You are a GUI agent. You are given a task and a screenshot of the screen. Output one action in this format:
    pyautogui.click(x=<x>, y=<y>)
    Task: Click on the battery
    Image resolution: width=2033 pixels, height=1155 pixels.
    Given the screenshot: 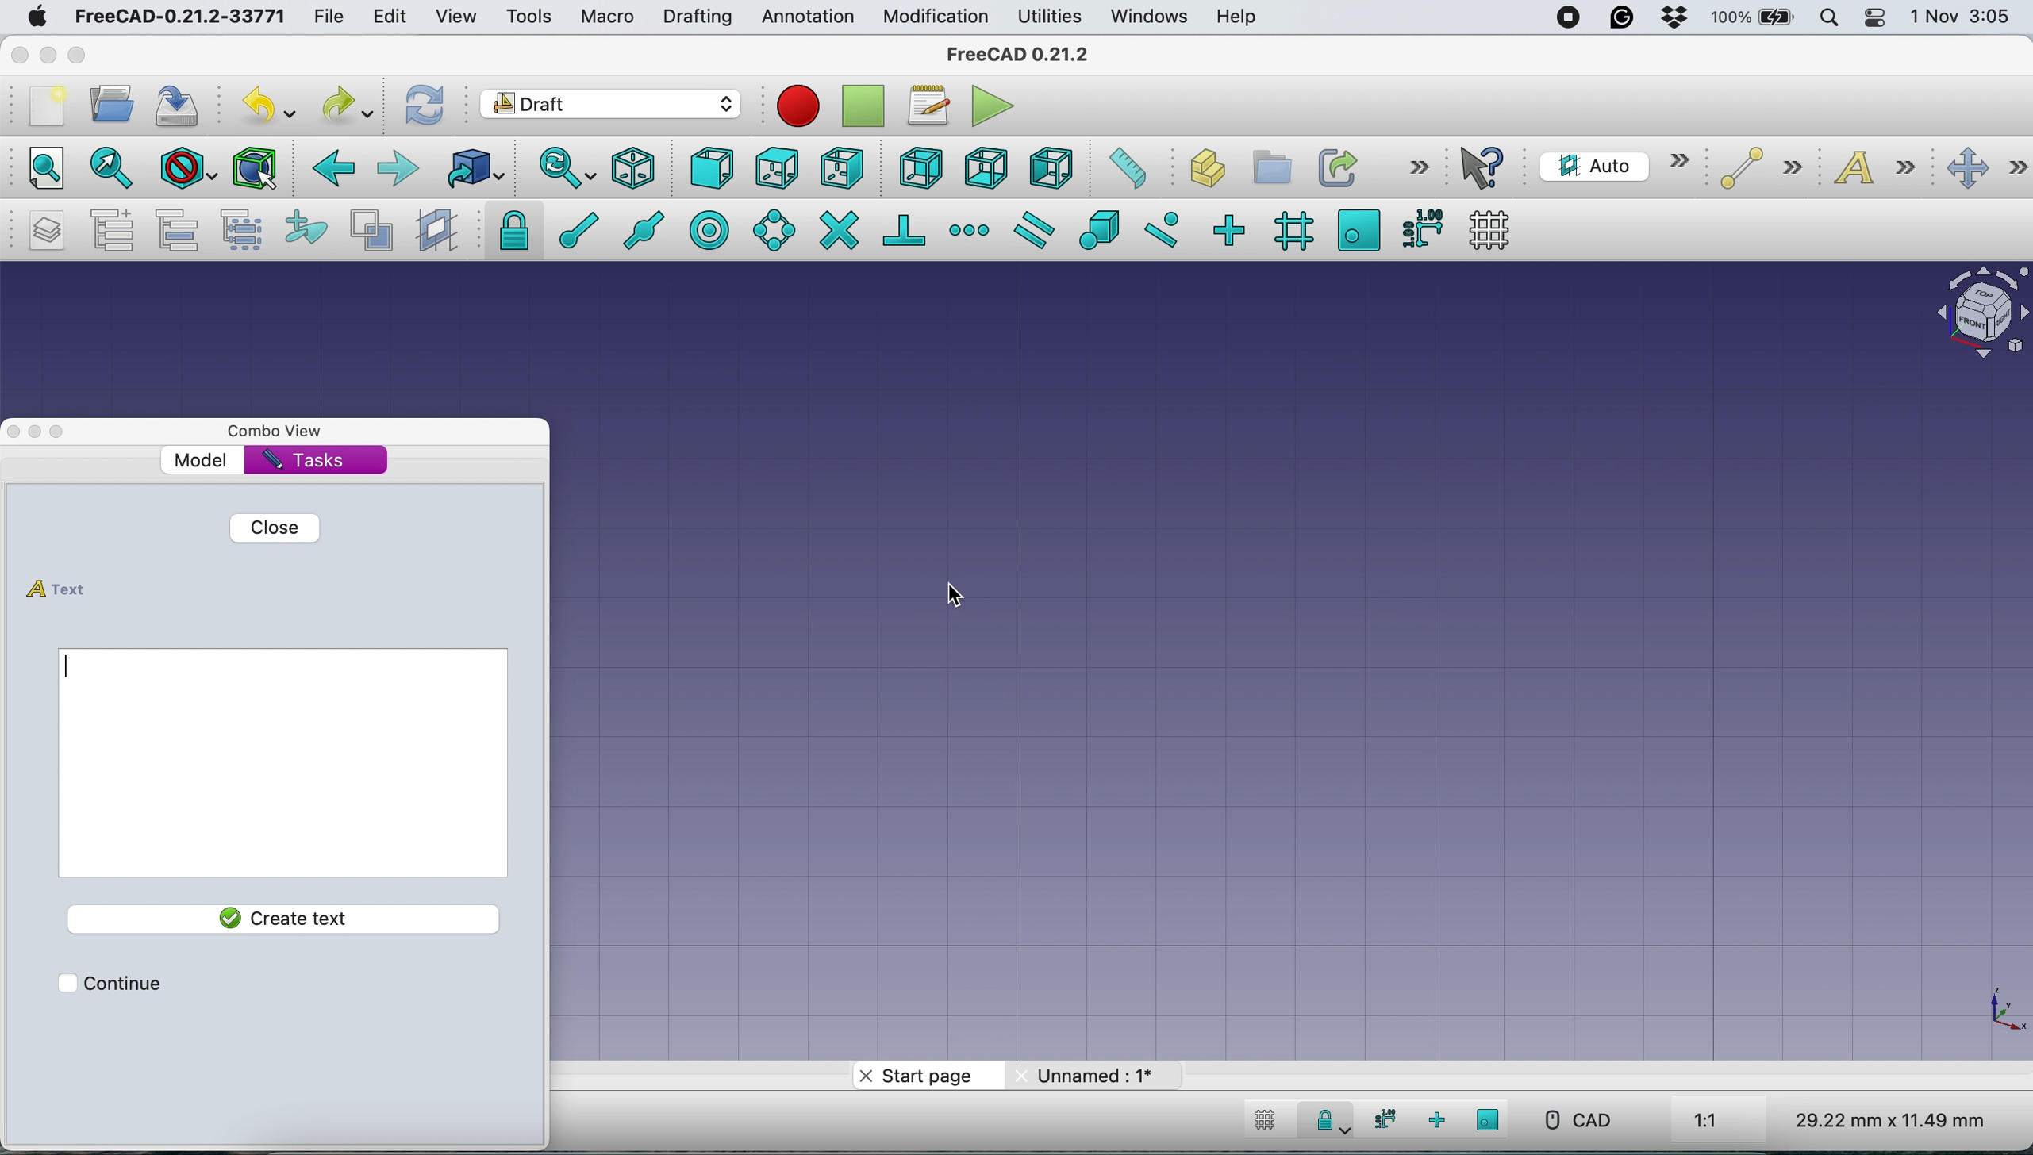 What is the action you would take?
    pyautogui.click(x=1751, y=17)
    